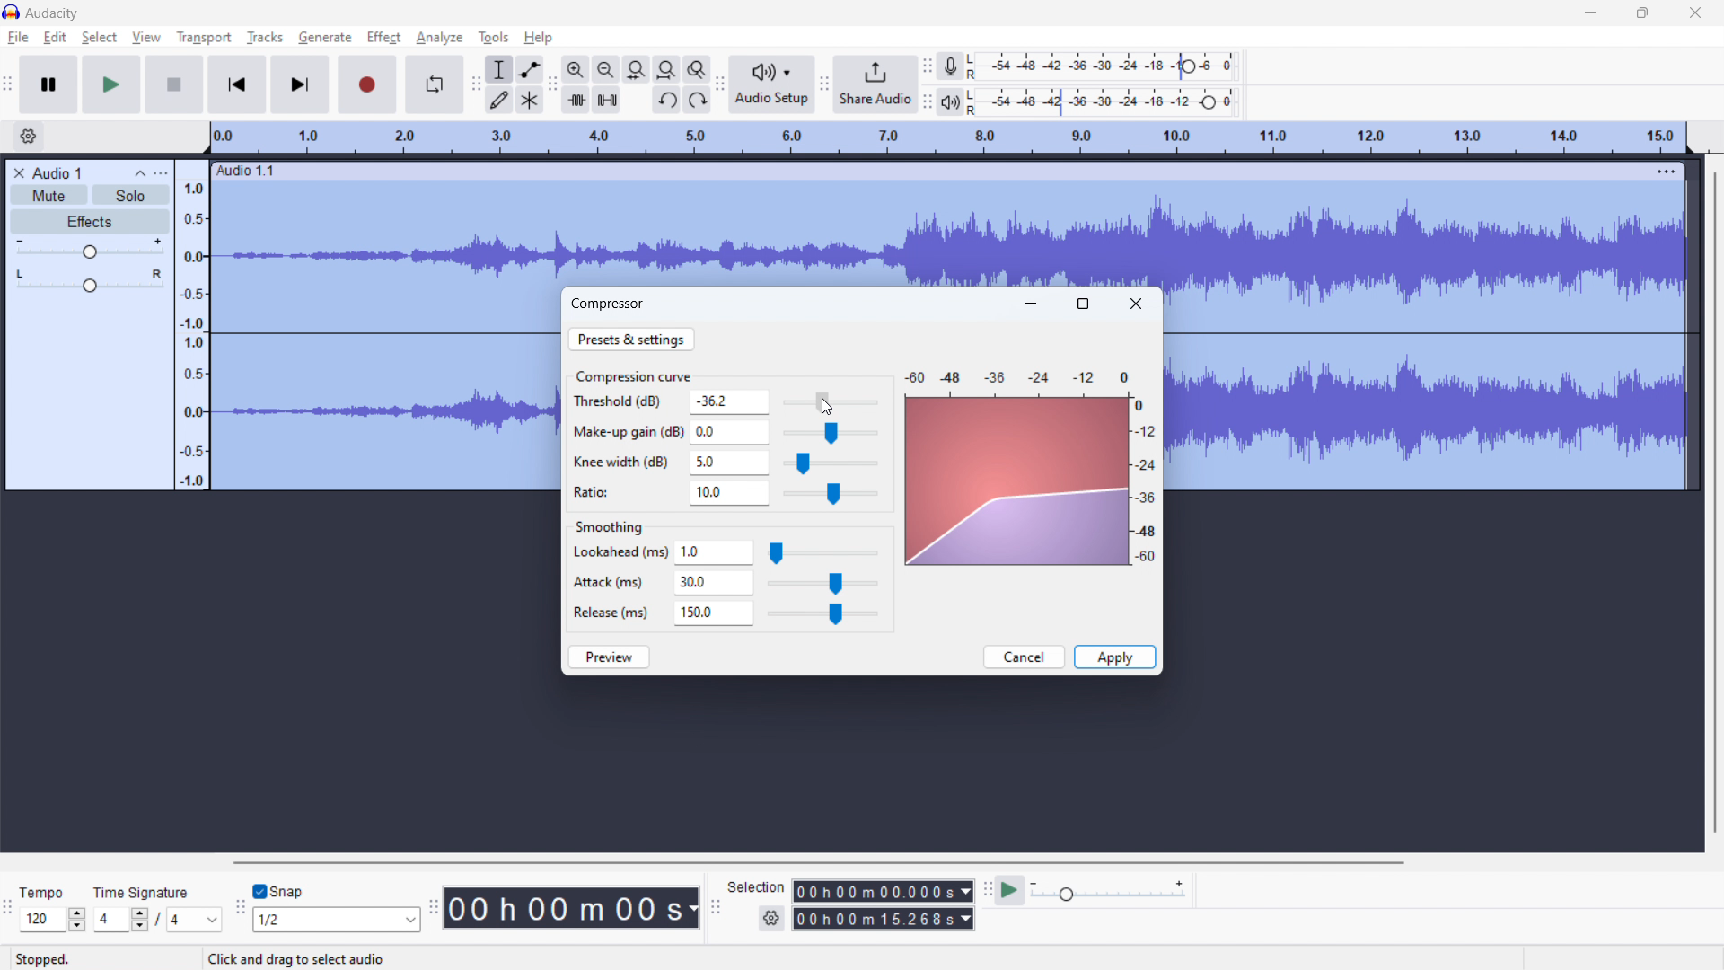 The height and width of the screenshot is (970, 1724). I want to click on zoom in, so click(576, 69).